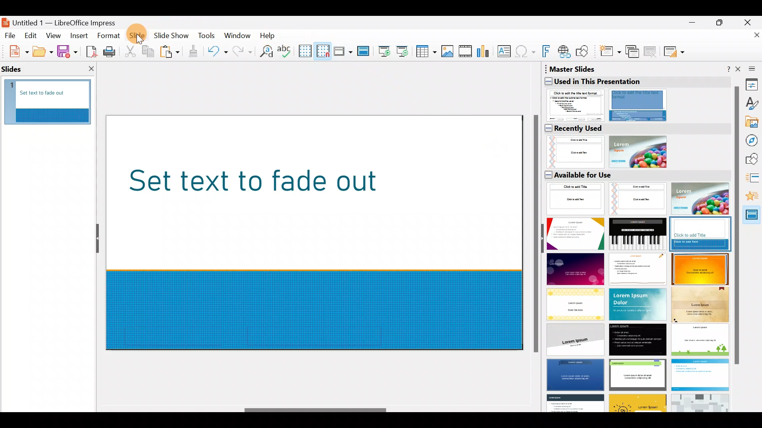 This screenshot has width=762, height=428. I want to click on Insert fontwork text, so click(547, 53).